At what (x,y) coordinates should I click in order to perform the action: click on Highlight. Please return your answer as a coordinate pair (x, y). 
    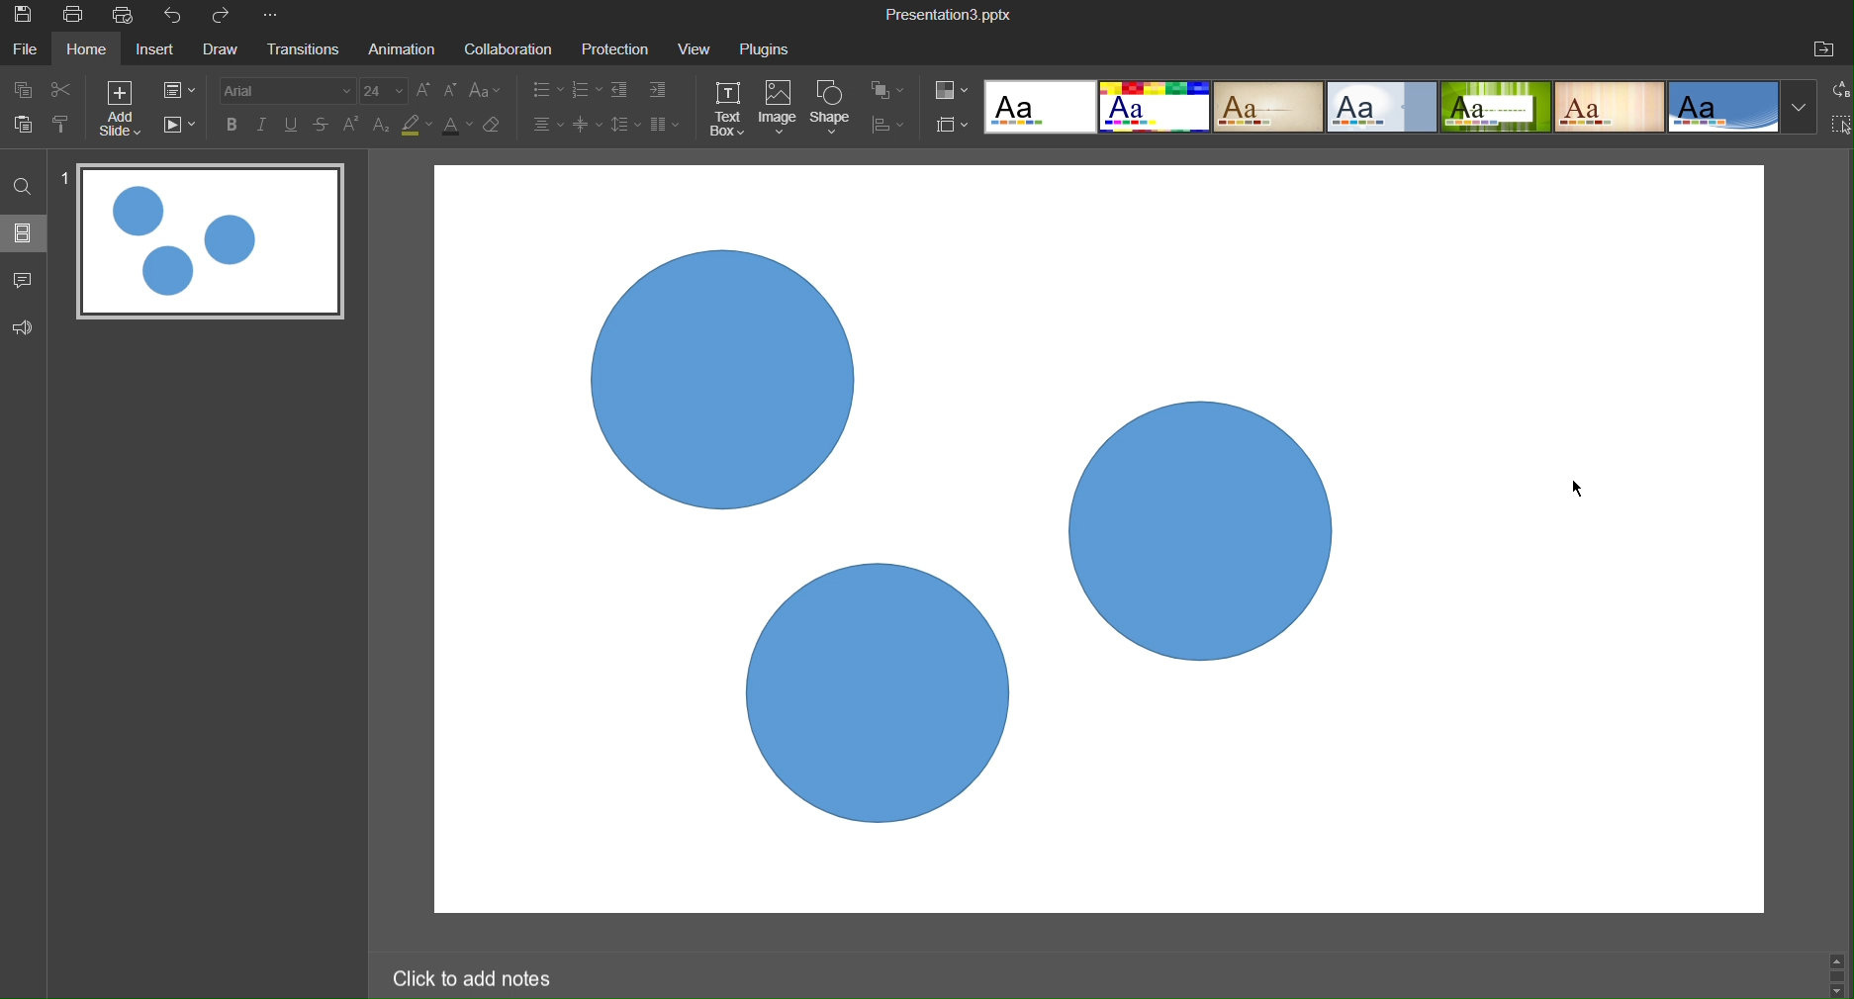
    Looking at the image, I should click on (415, 126).